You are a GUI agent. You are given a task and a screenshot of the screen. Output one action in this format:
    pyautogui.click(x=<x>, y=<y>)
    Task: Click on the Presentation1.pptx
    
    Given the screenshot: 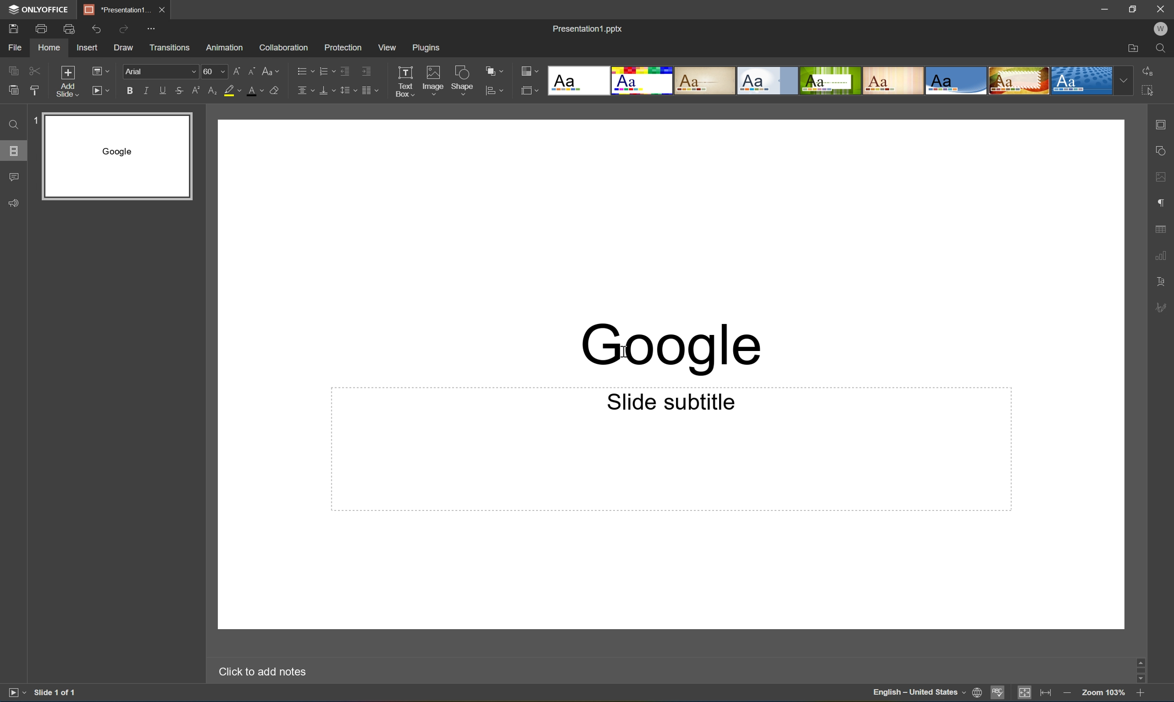 What is the action you would take?
    pyautogui.click(x=586, y=28)
    